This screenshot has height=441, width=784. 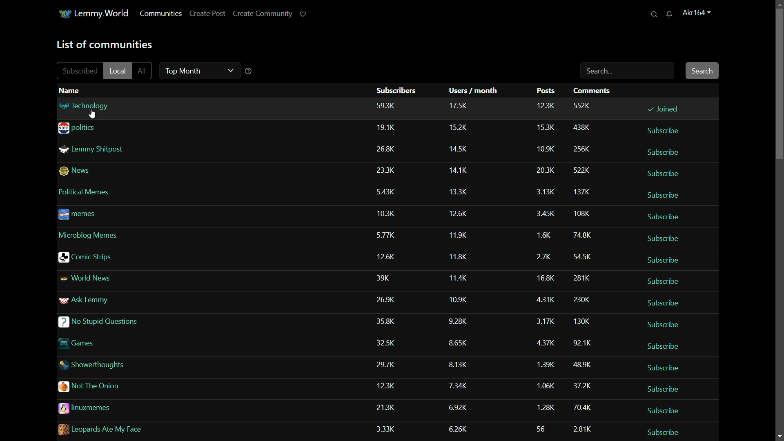 What do you see at coordinates (666, 258) in the screenshot?
I see `subscribe/unsubscribe` at bounding box center [666, 258].